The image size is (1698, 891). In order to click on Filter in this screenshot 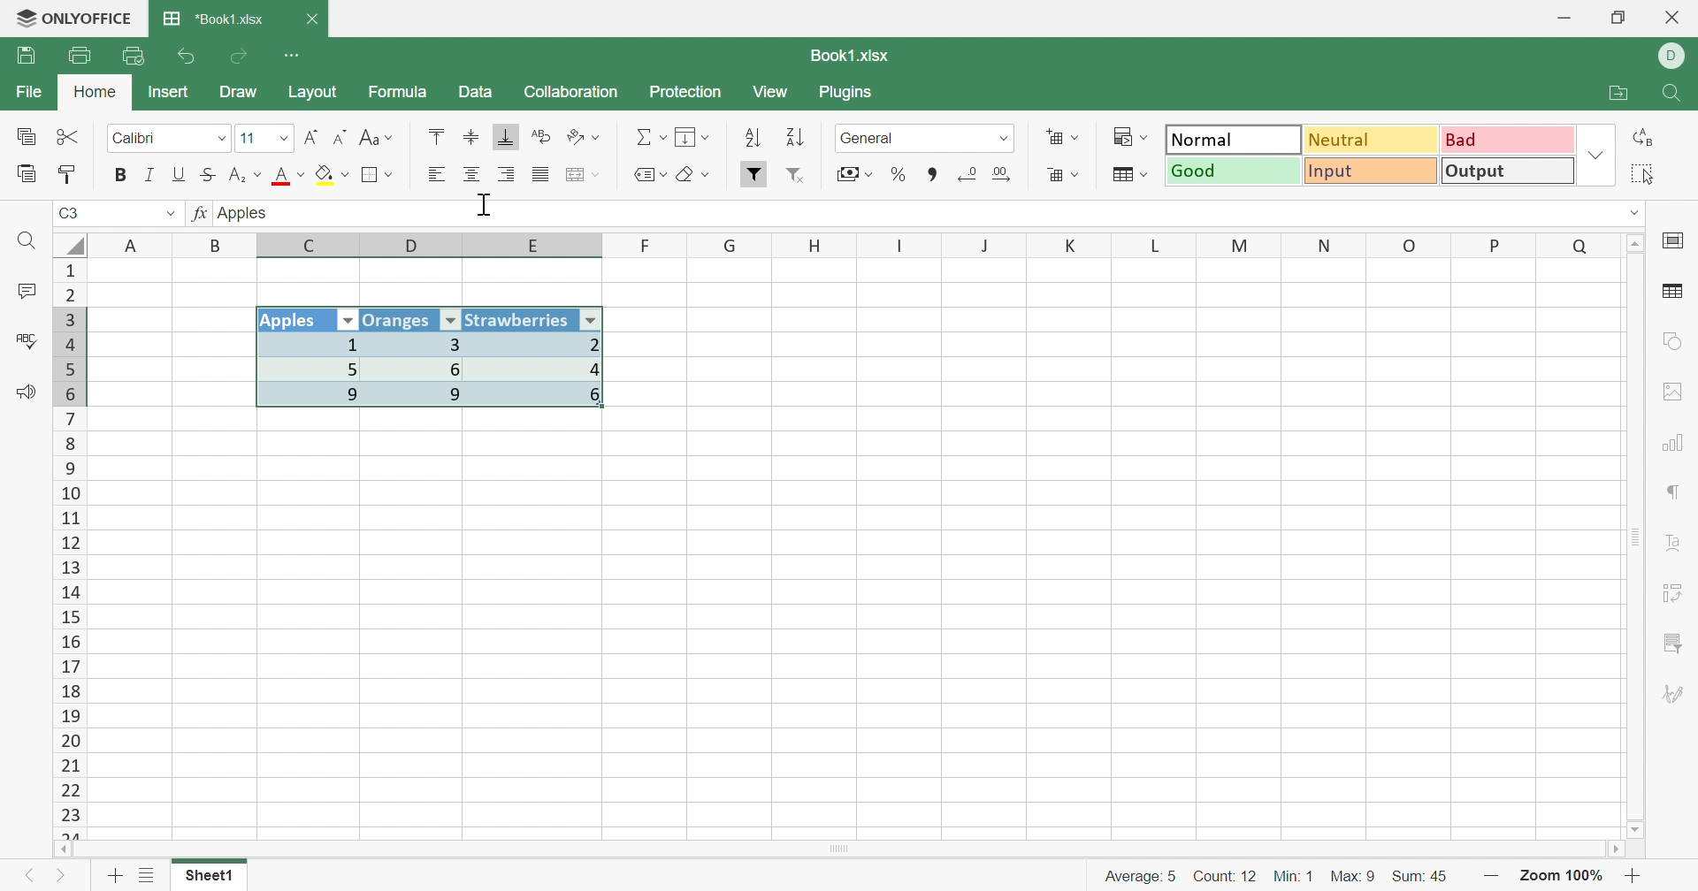, I will do `click(754, 174)`.